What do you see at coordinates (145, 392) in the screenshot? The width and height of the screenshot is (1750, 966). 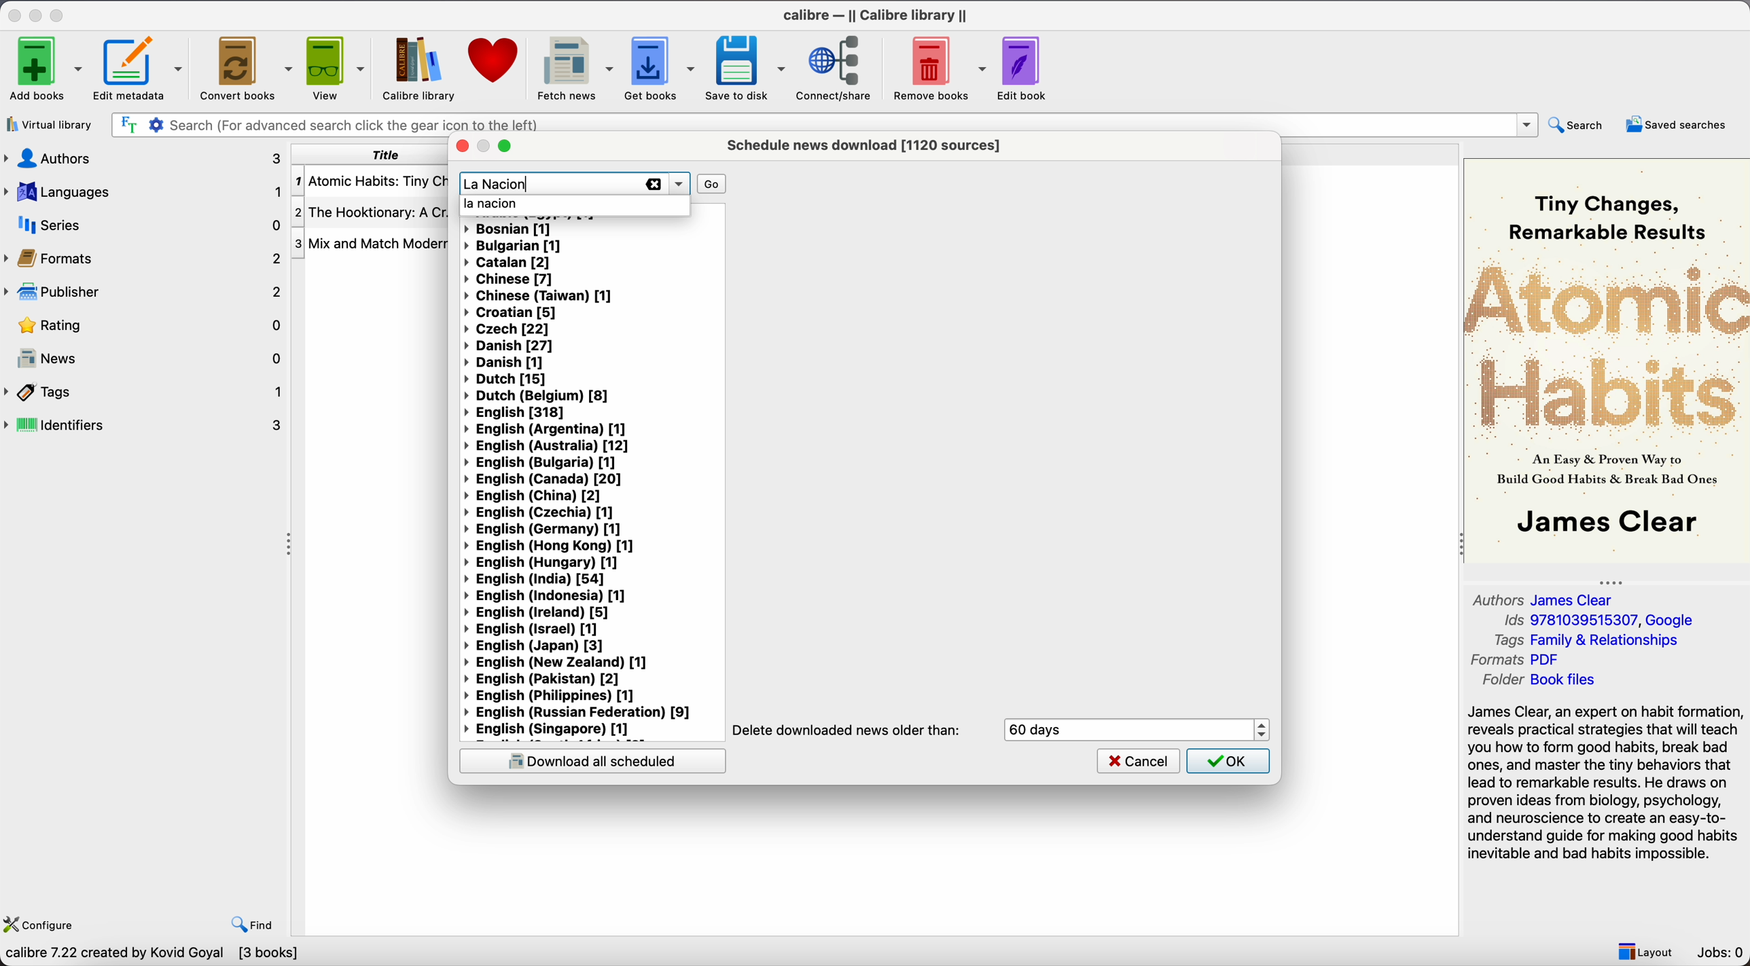 I see `tags` at bounding box center [145, 392].